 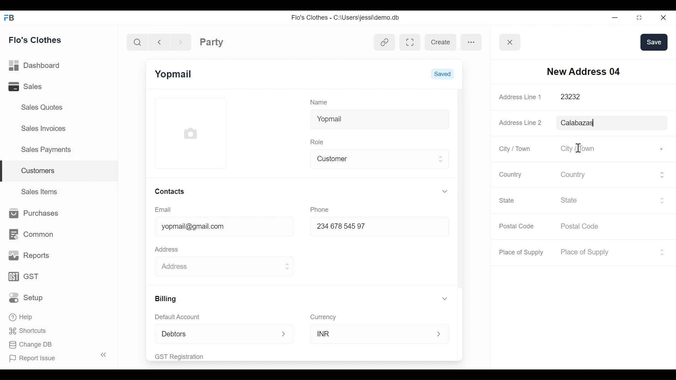 I want to click on Phone, so click(x=322, y=209).